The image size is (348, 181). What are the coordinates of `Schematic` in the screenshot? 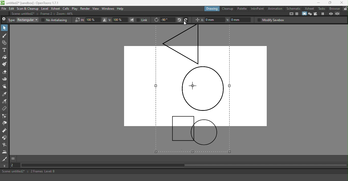 It's located at (294, 8).